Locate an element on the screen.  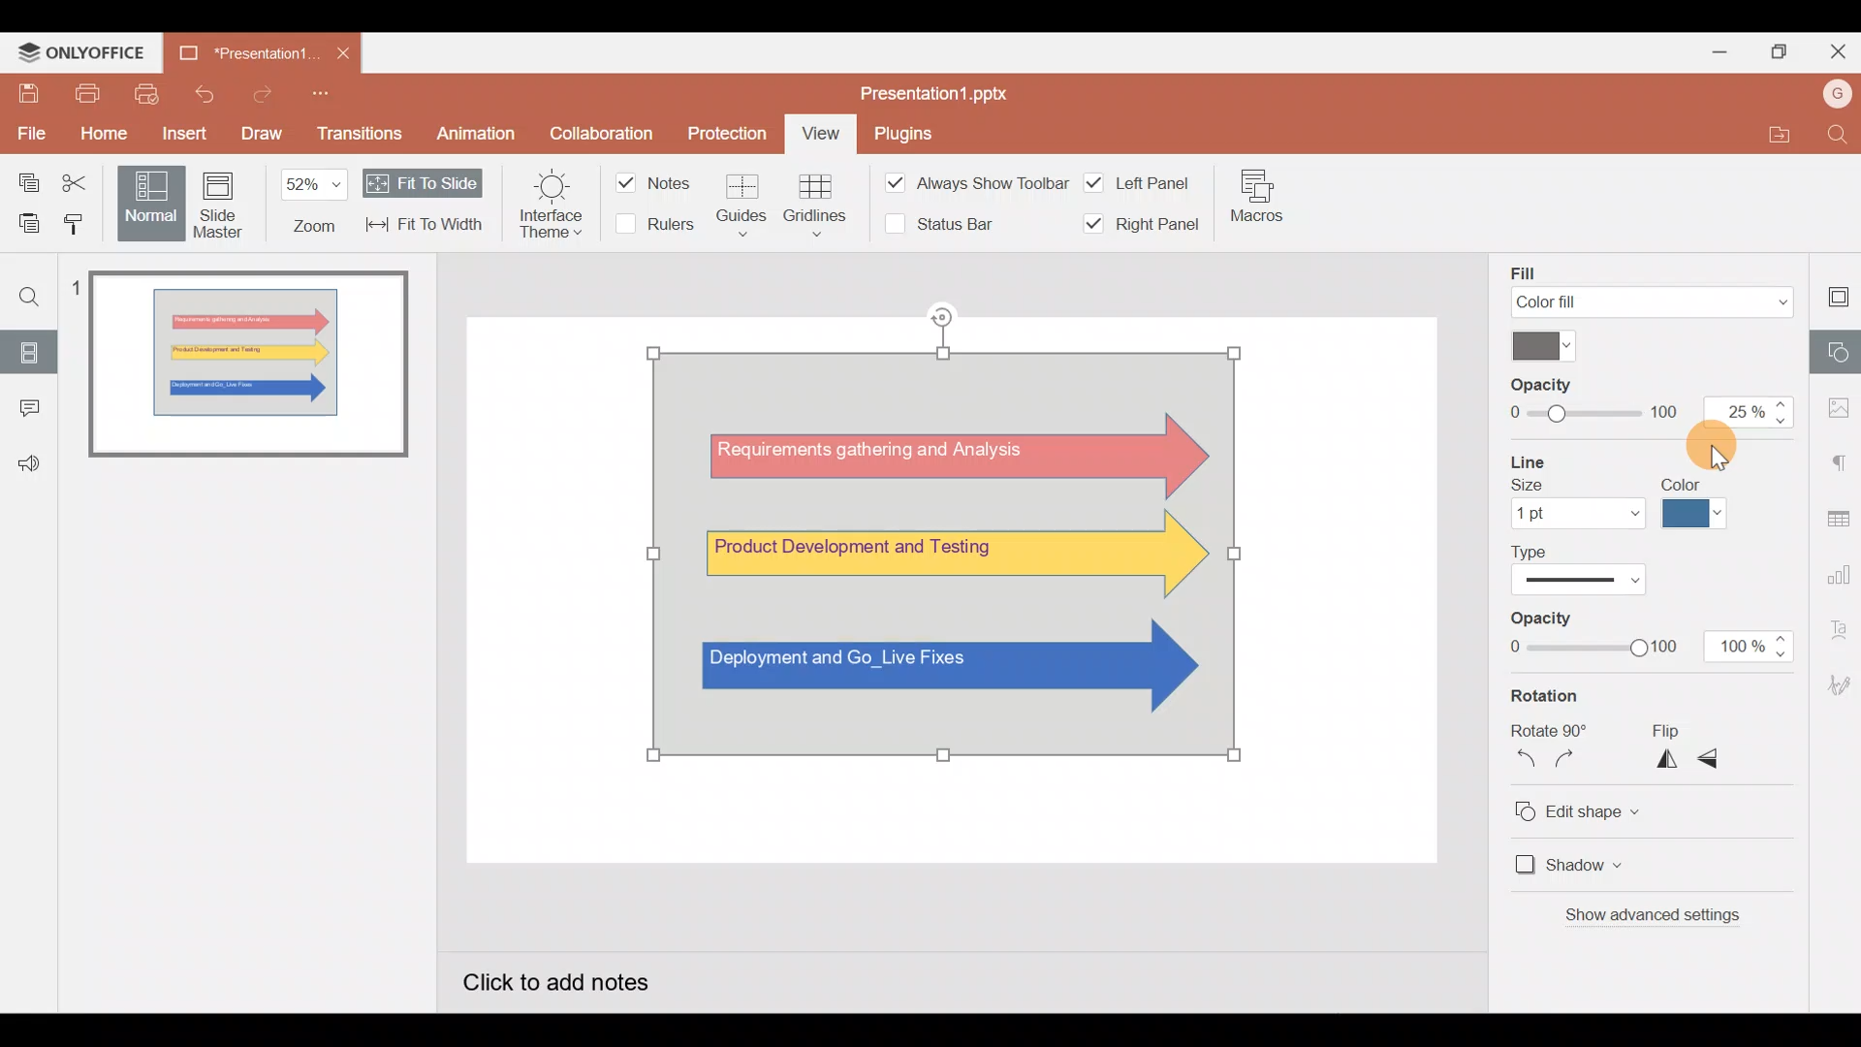
Minimize is located at coordinates (1717, 54).